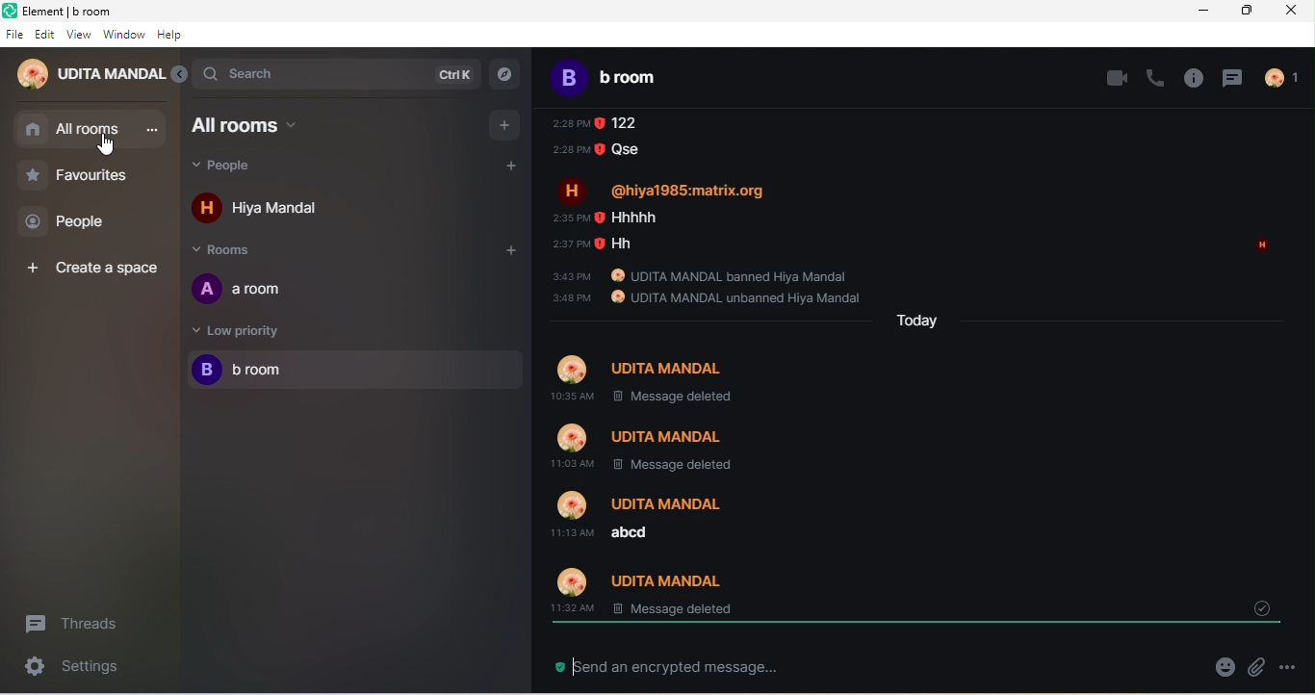 This screenshot has width=1315, height=695. I want to click on video call, so click(1105, 76).